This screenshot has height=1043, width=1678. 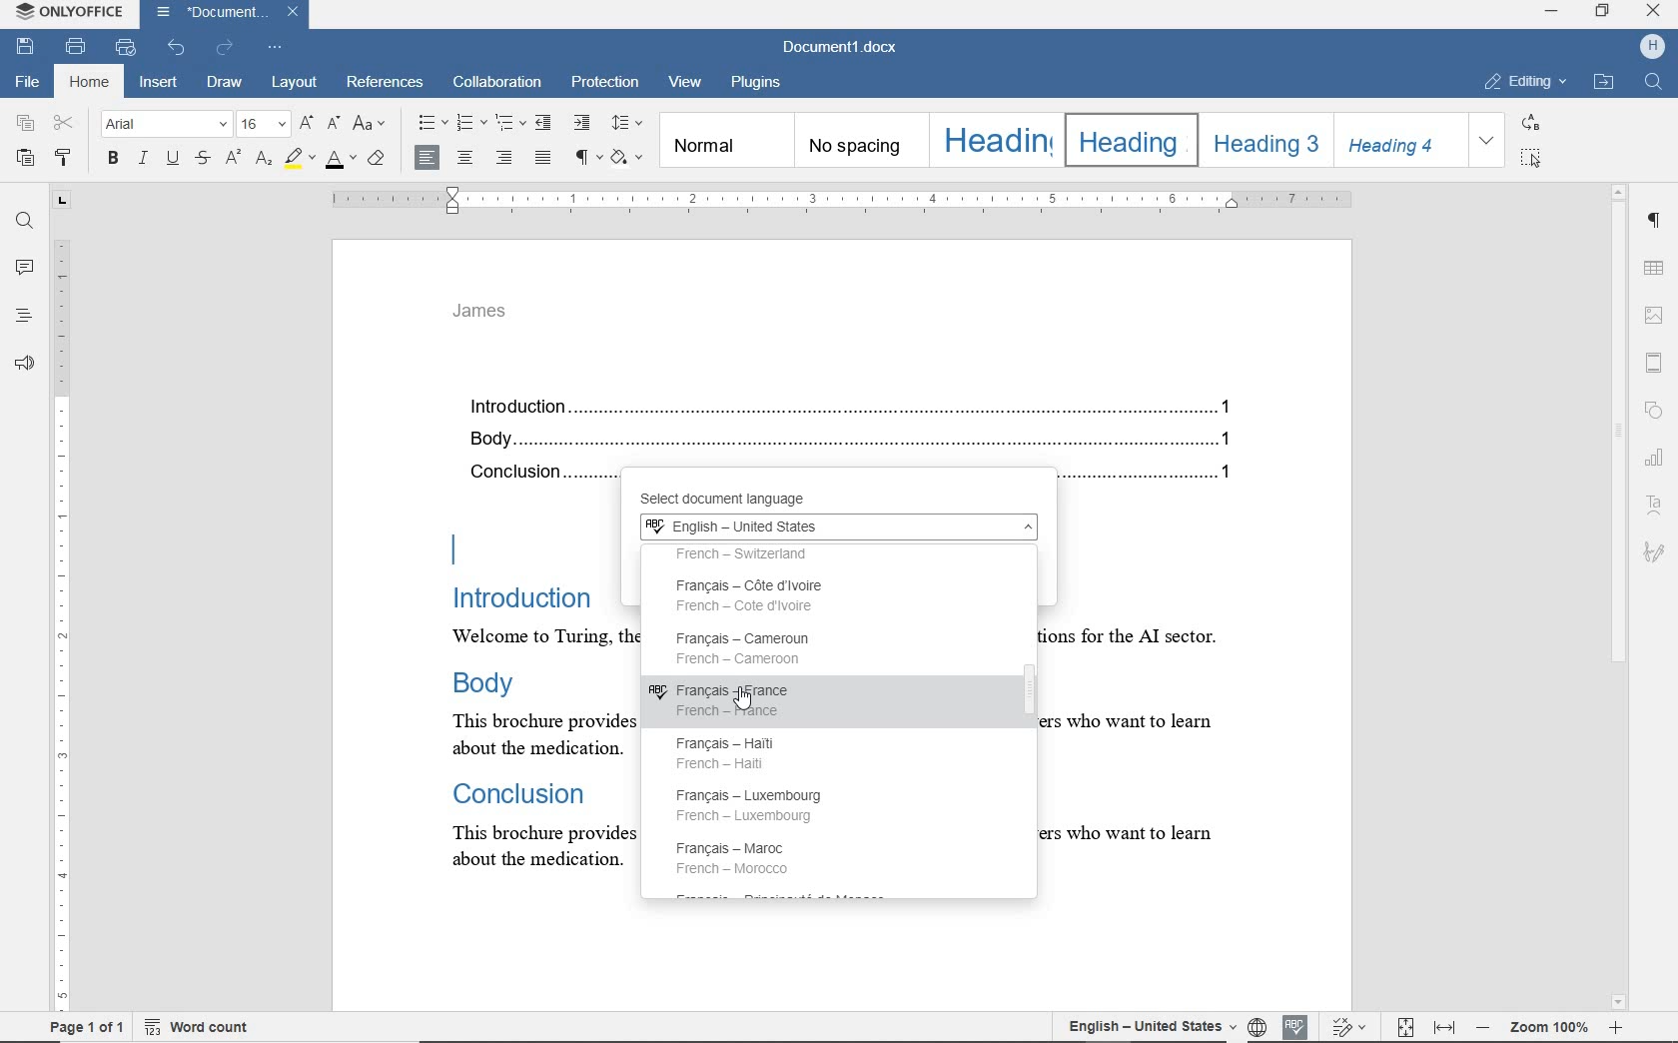 I want to click on font, so click(x=167, y=125).